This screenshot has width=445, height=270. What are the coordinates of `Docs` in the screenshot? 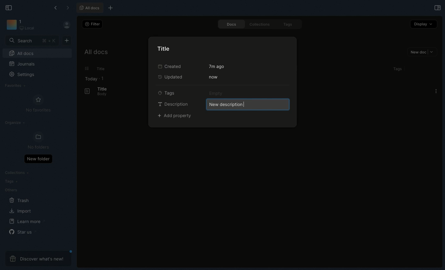 It's located at (229, 24).